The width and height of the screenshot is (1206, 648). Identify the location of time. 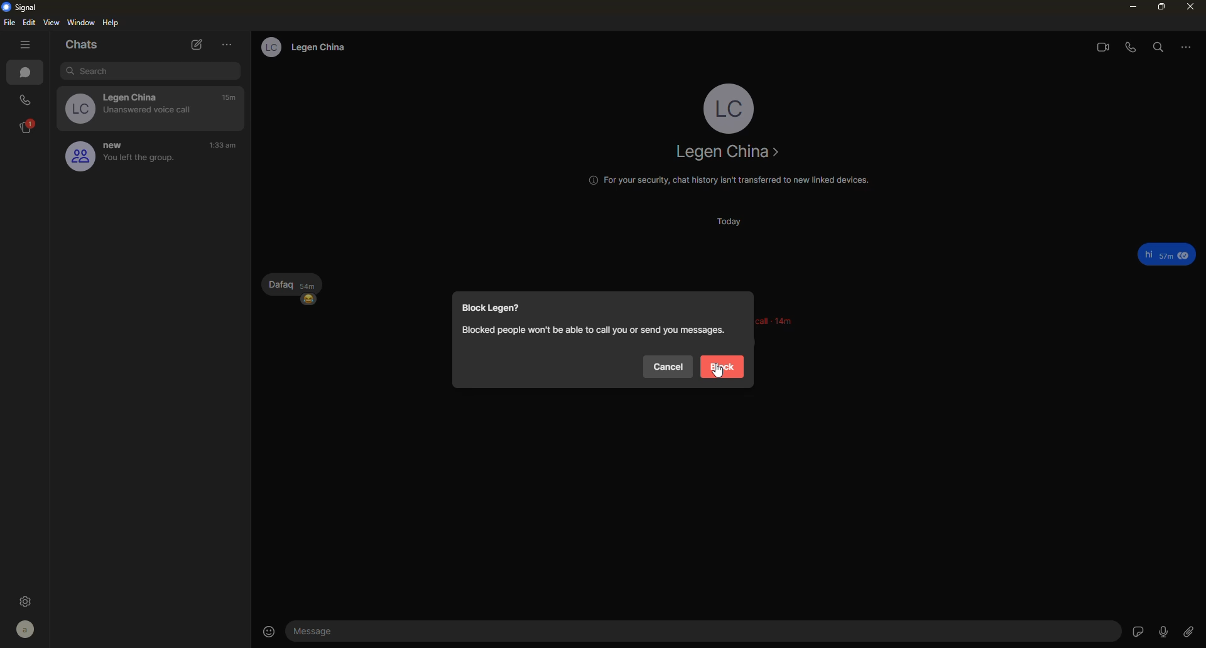
(224, 146).